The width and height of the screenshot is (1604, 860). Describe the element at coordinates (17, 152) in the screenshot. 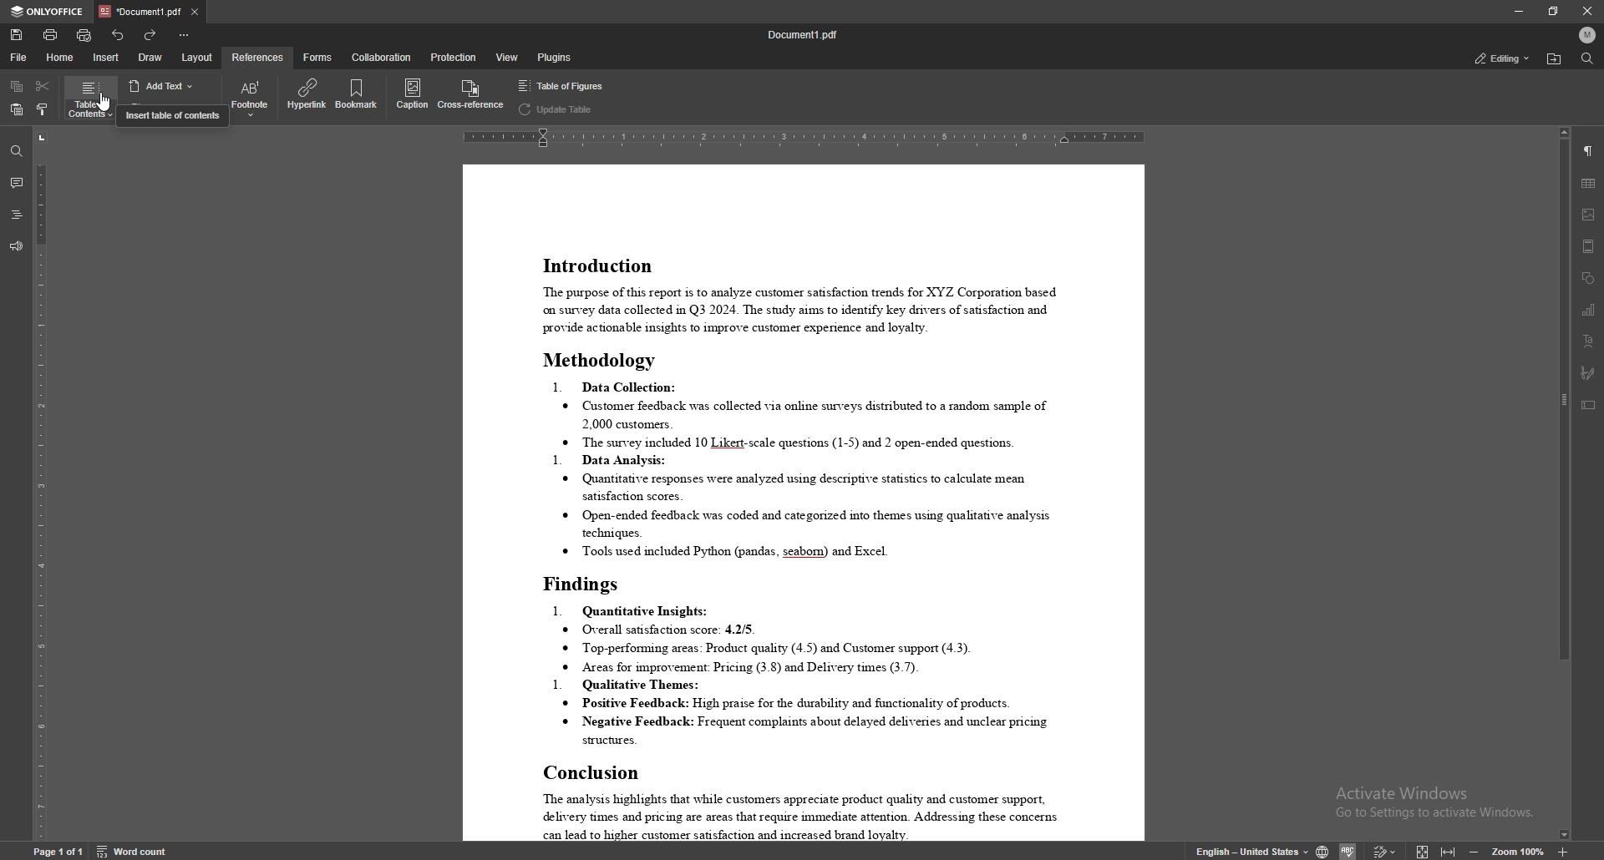

I see `find` at that location.